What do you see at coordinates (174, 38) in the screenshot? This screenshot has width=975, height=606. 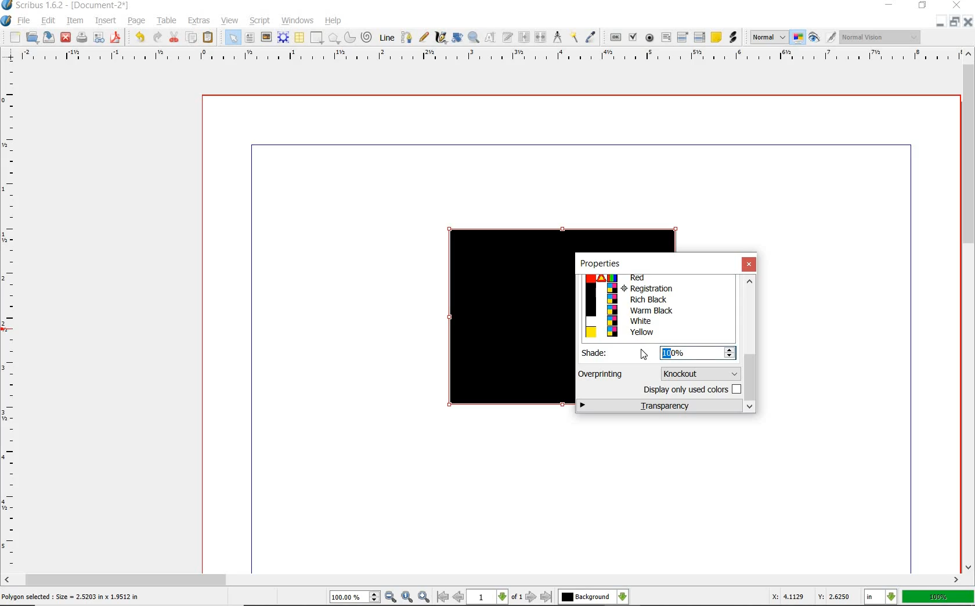 I see `cut` at bounding box center [174, 38].